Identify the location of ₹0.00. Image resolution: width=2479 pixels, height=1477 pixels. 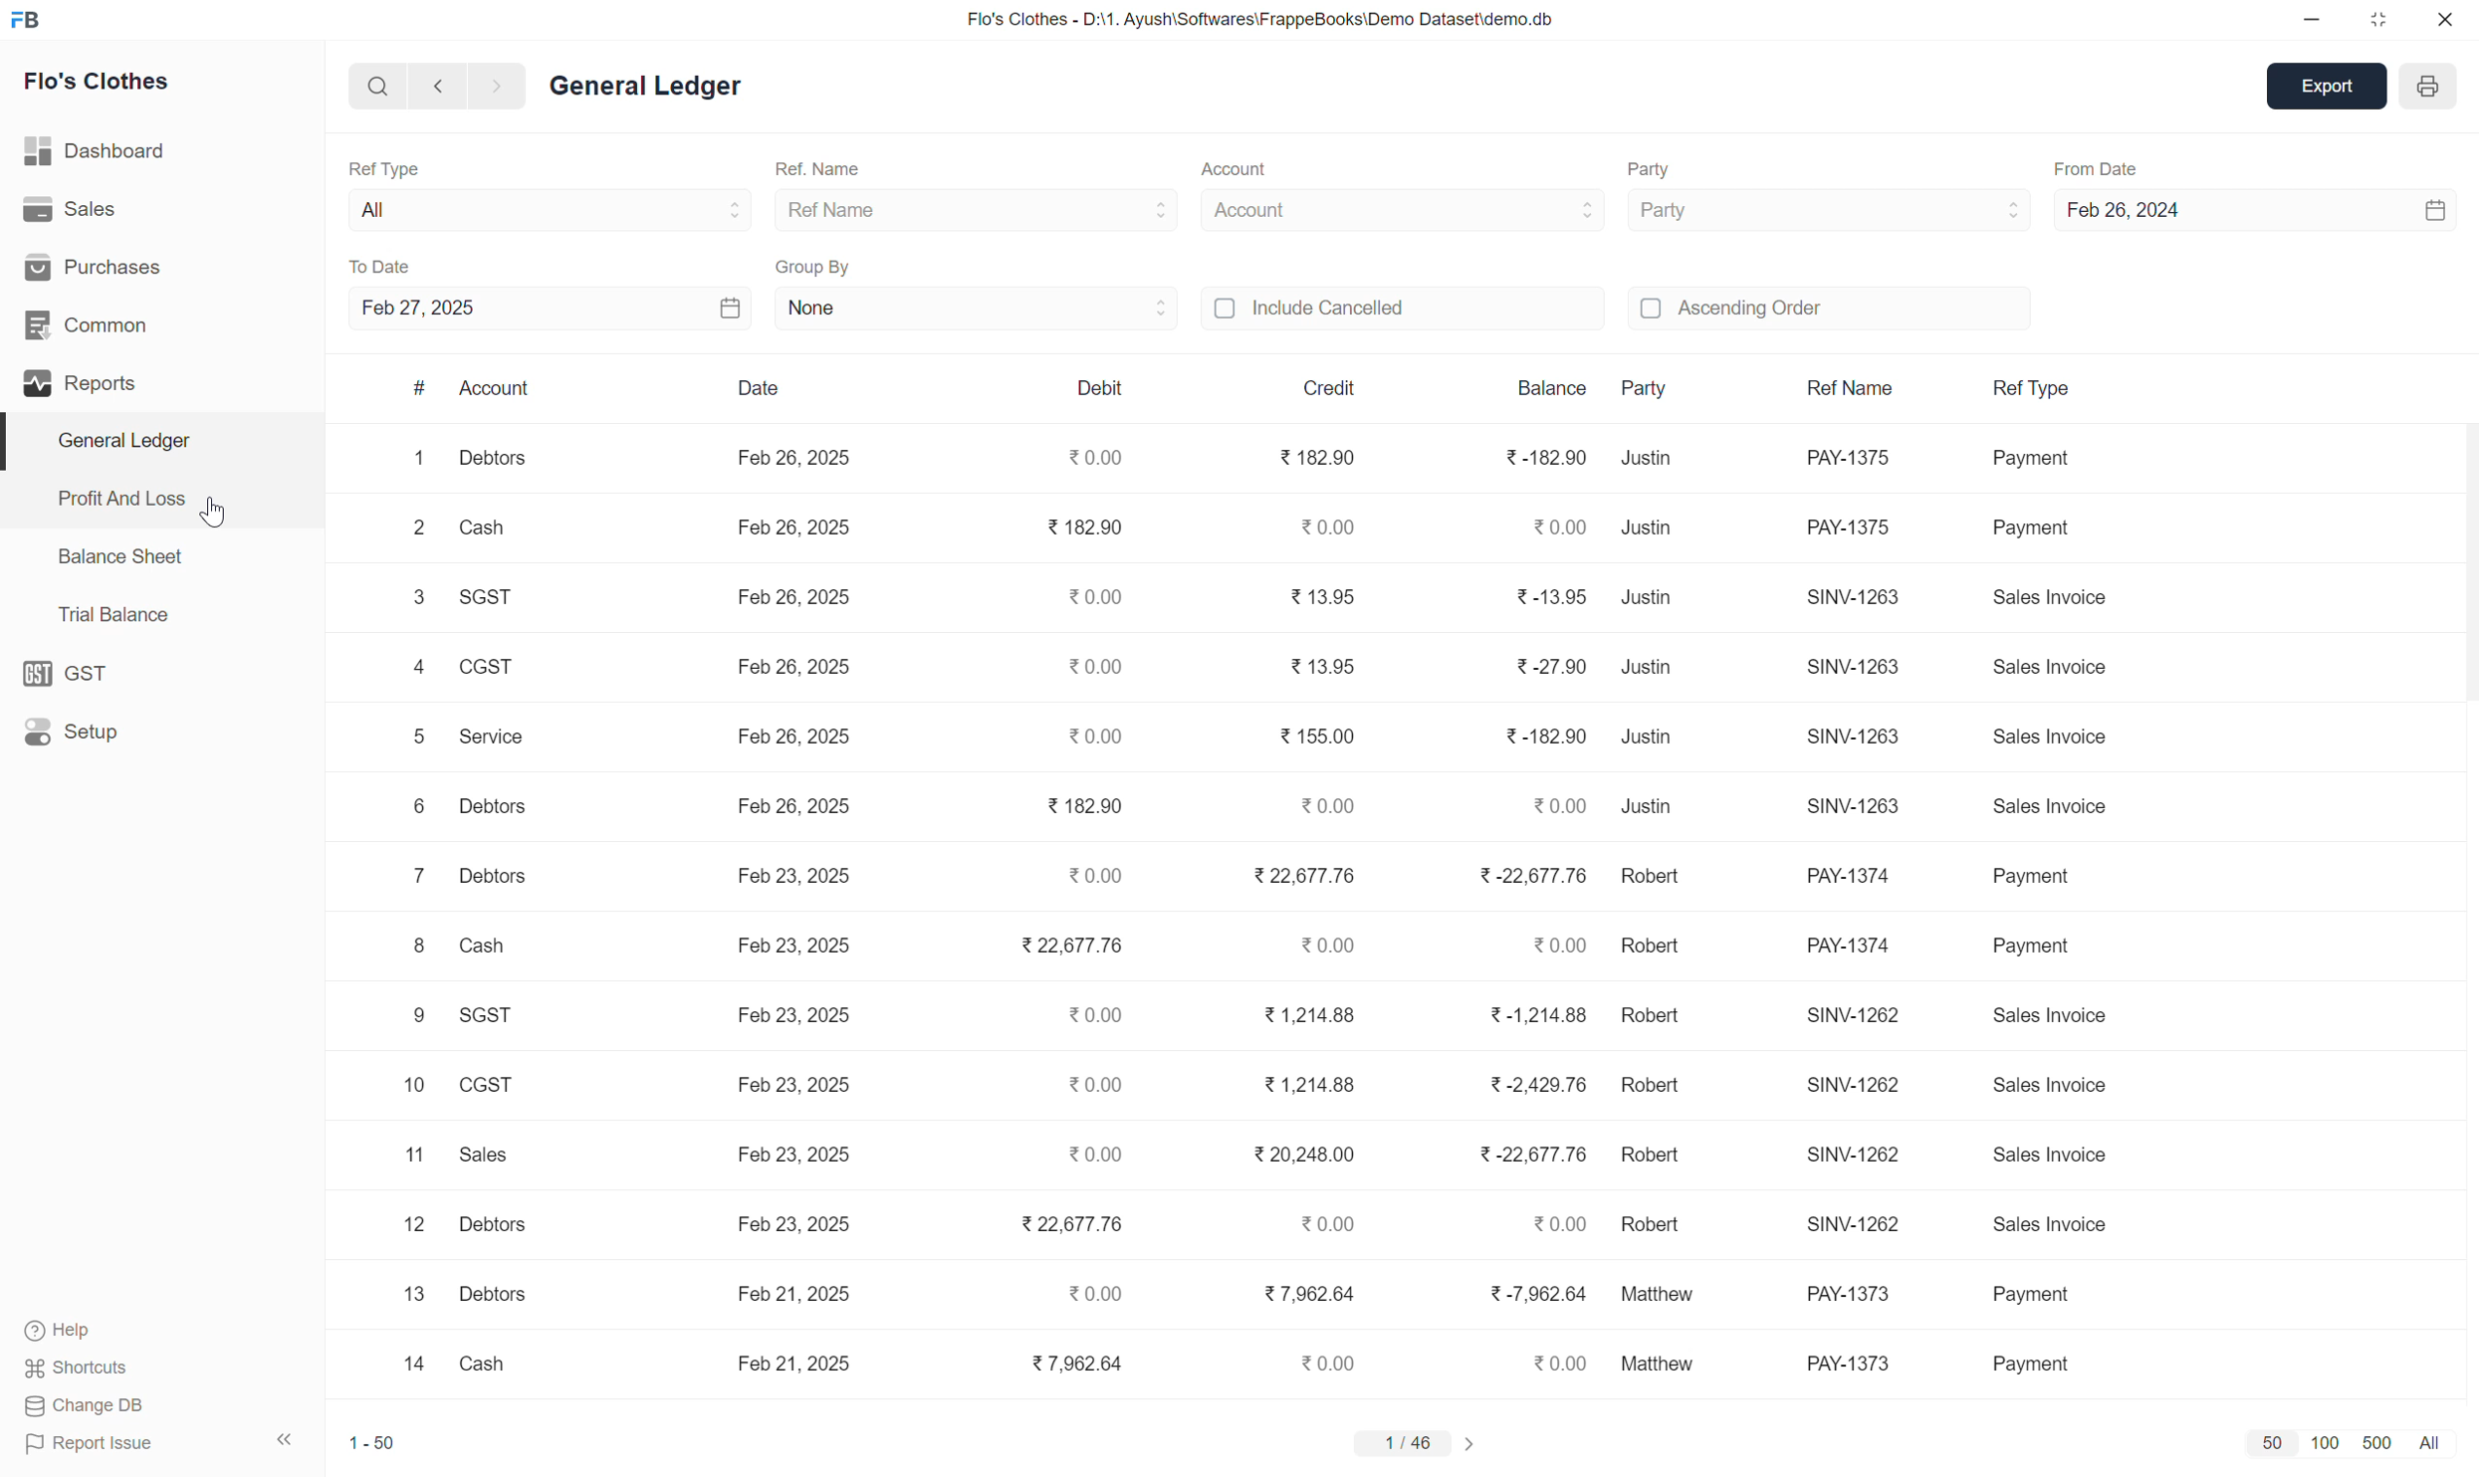
(1086, 1019).